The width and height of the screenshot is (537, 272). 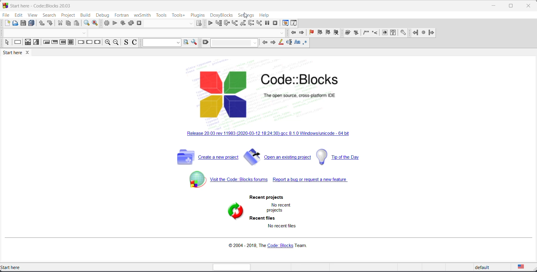 I want to click on single line comment, so click(x=375, y=32).